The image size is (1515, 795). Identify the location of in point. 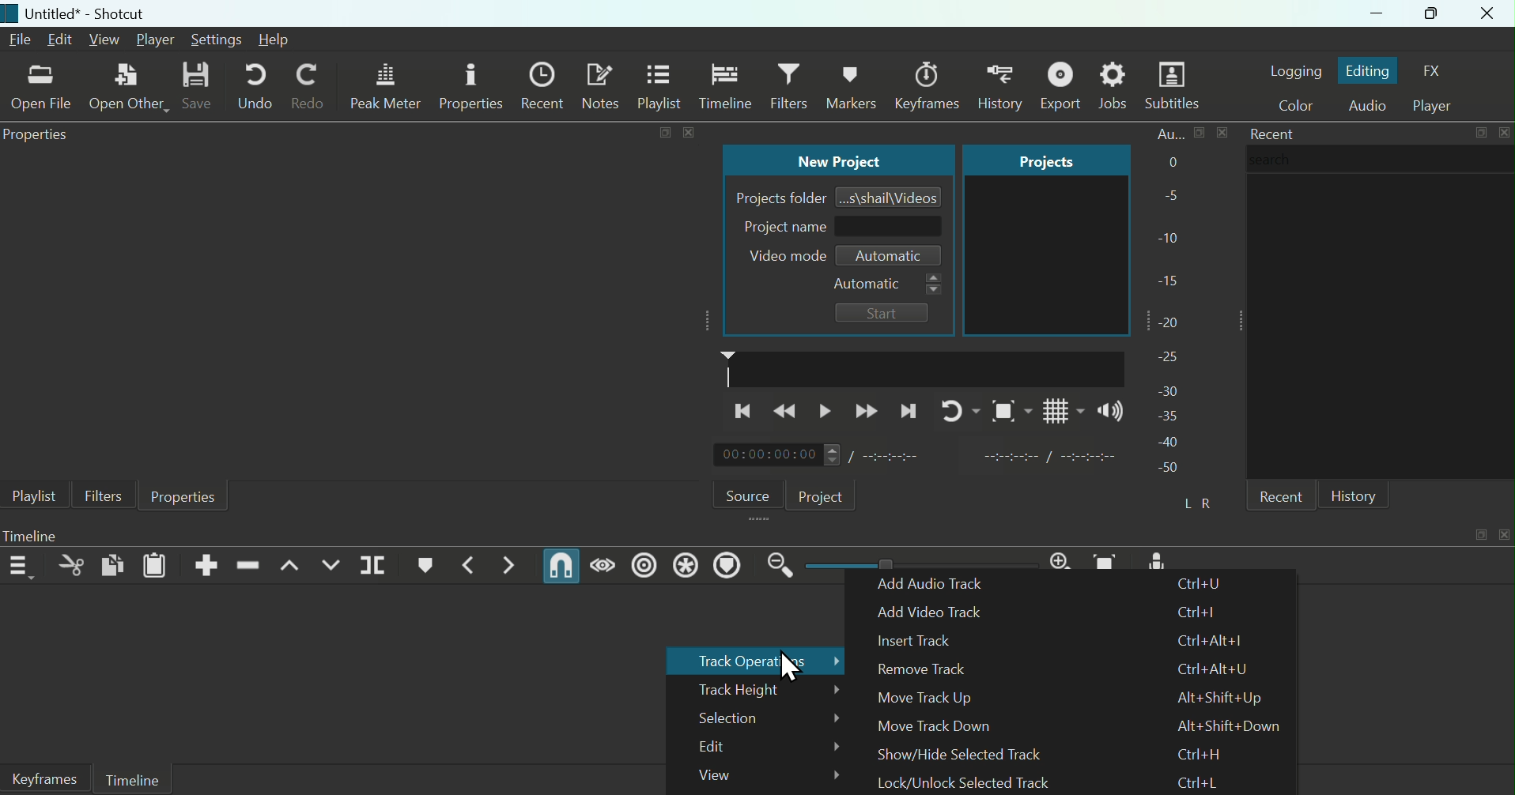
(1043, 458).